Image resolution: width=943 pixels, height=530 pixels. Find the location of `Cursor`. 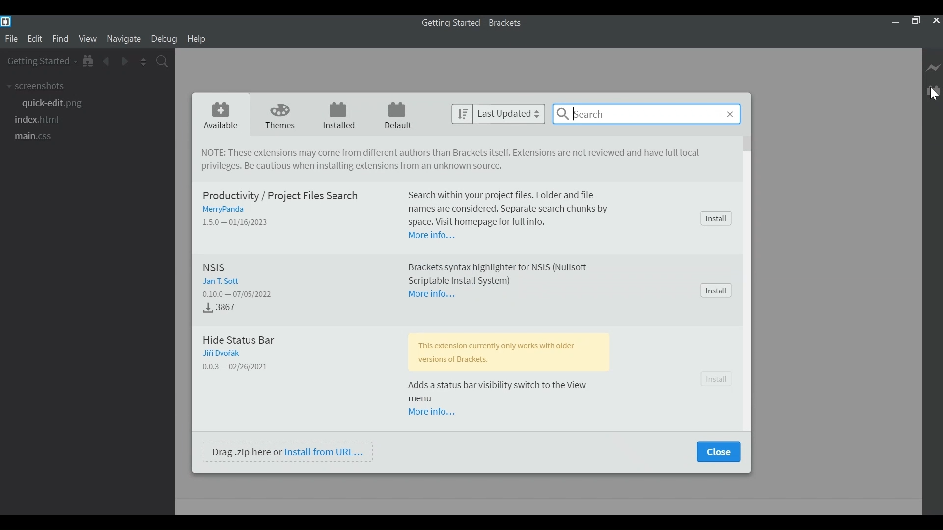

Cursor is located at coordinates (933, 95).